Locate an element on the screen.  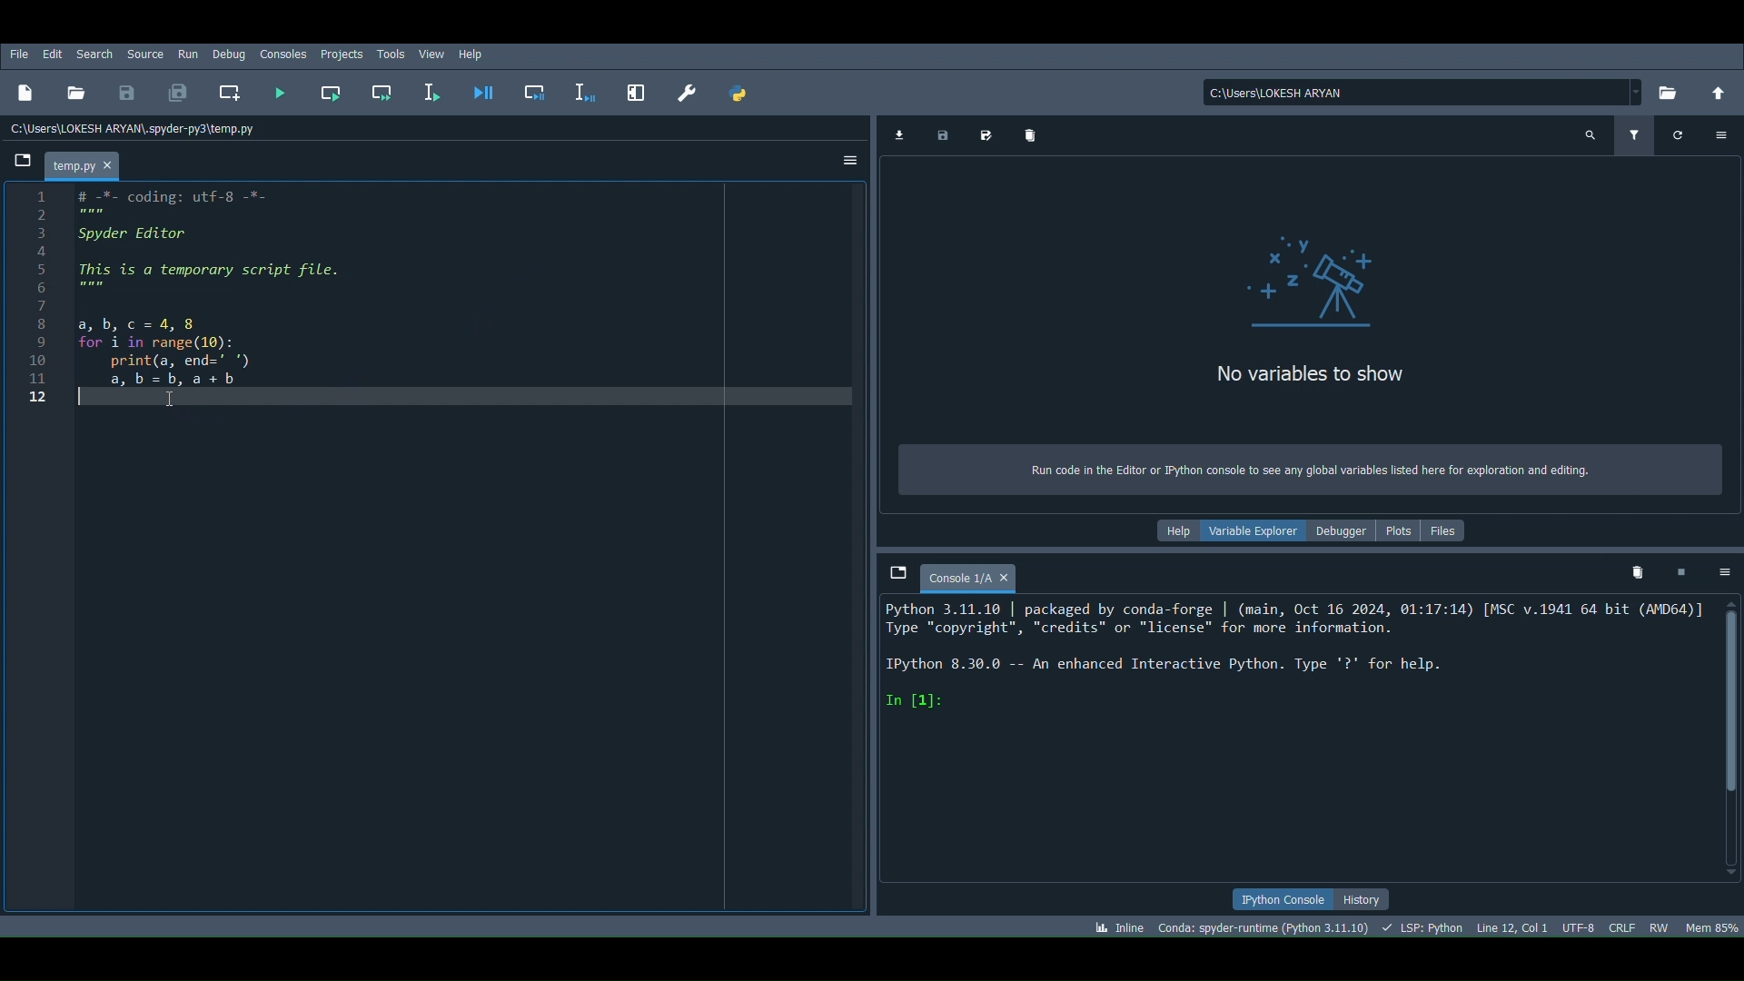
Filter variables is located at coordinates (1631, 134).